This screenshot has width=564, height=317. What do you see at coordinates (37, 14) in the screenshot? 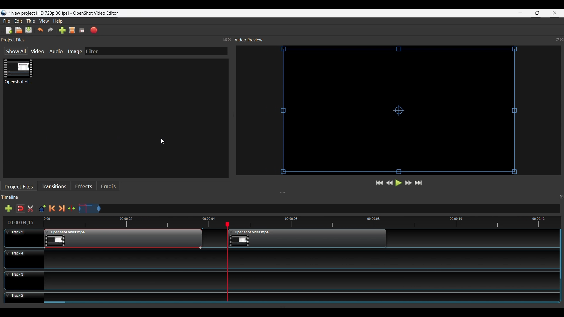
I see `Project Name` at bounding box center [37, 14].